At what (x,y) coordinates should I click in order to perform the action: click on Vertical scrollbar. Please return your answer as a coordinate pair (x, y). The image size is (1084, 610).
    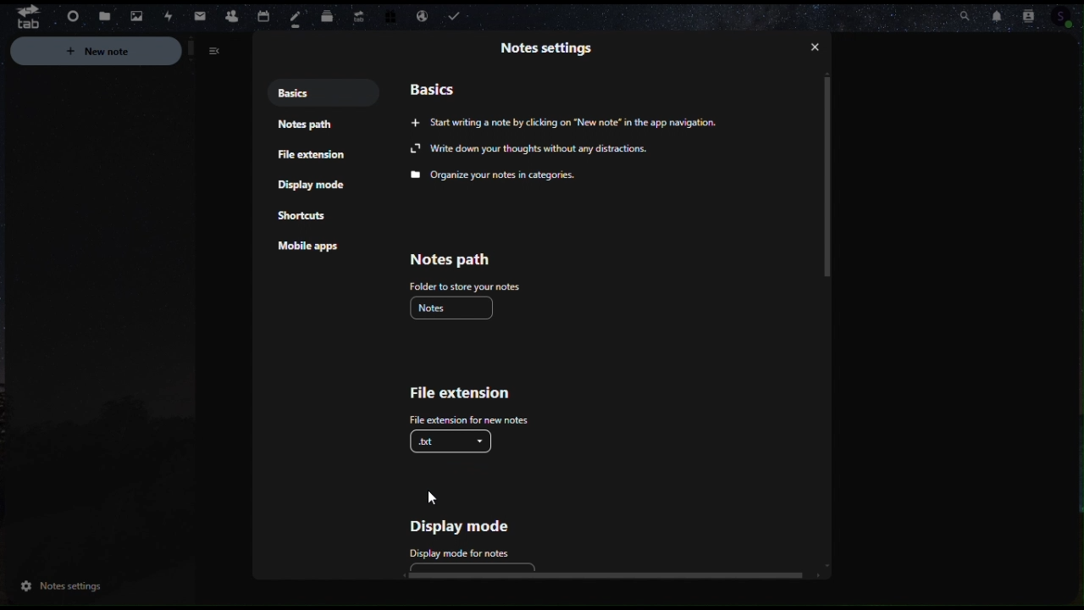
    Looking at the image, I should click on (832, 177).